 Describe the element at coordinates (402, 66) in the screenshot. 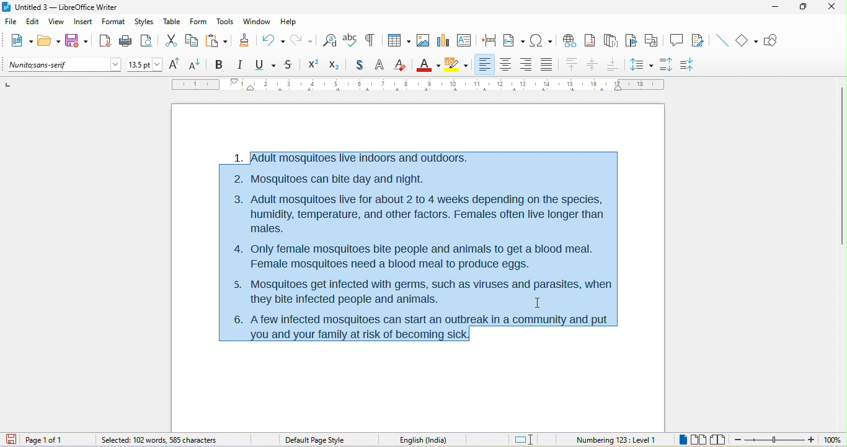

I see `clear direct formatting` at that location.